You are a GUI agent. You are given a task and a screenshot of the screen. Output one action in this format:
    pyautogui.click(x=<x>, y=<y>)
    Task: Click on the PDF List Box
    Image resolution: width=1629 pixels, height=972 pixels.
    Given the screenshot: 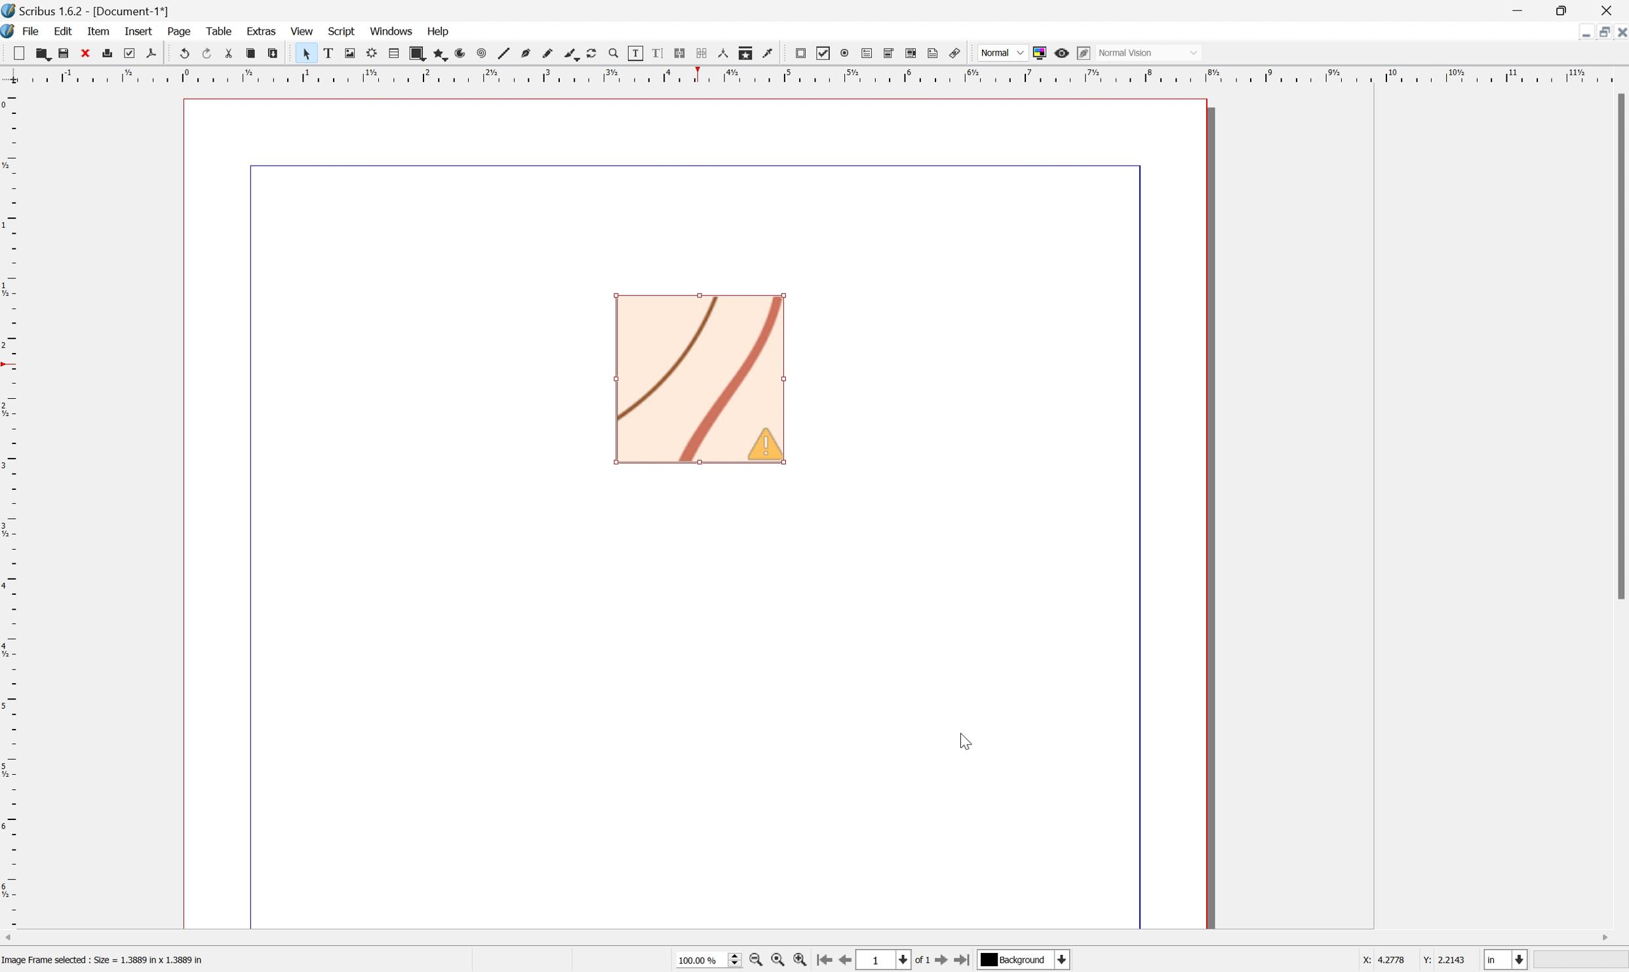 What is the action you would take?
    pyautogui.click(x=914, y=54)
    